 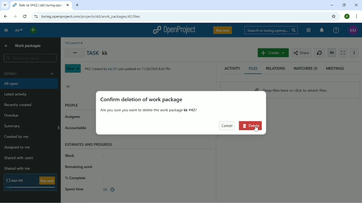 I want to click on Delete, so click(x=251, y=126).